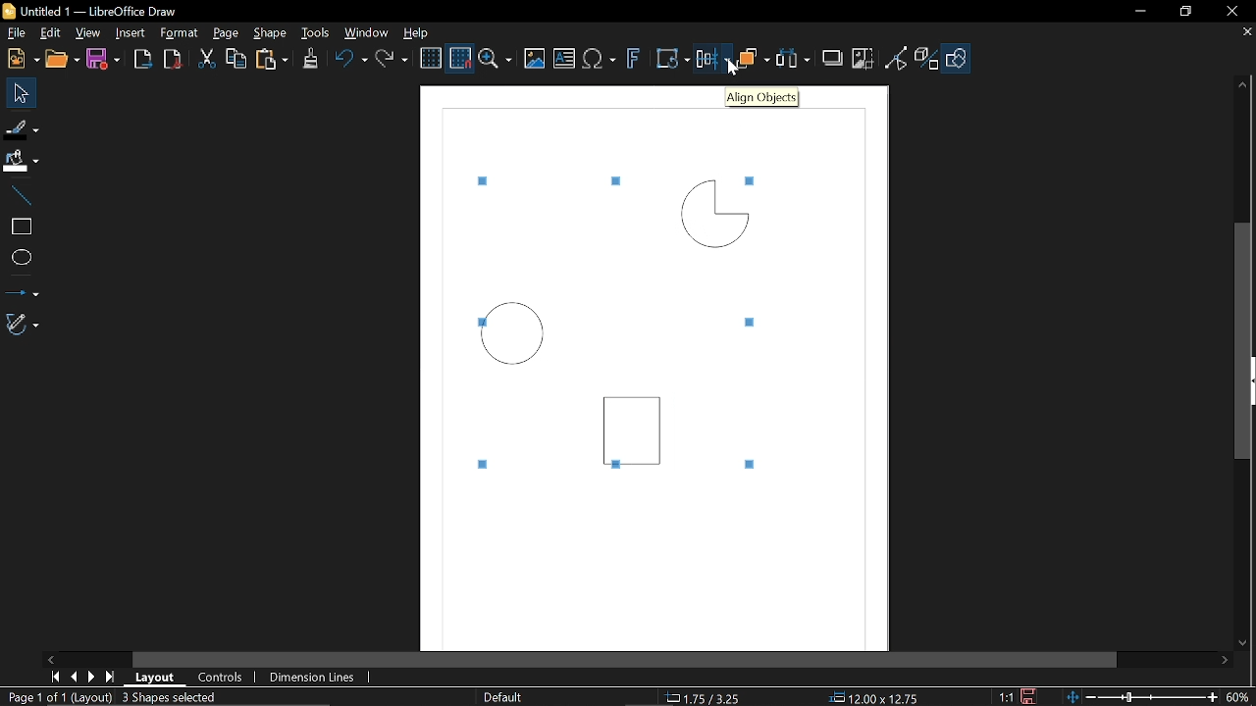  I want to click on New, so click(22, 60).